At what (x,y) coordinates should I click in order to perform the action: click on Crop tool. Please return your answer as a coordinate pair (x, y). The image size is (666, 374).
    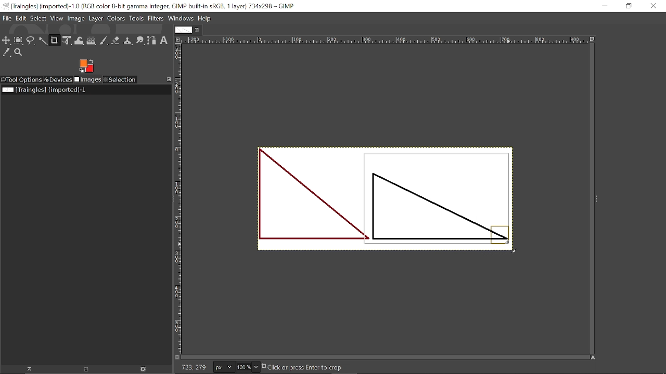
    Looking at the image, I should click on (55, 41).